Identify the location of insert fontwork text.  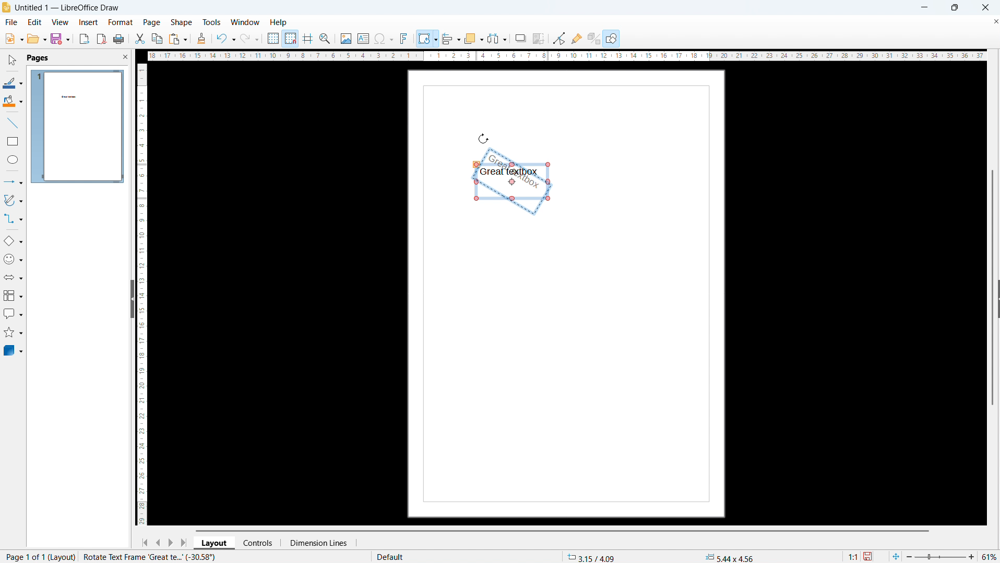
(404, 38).